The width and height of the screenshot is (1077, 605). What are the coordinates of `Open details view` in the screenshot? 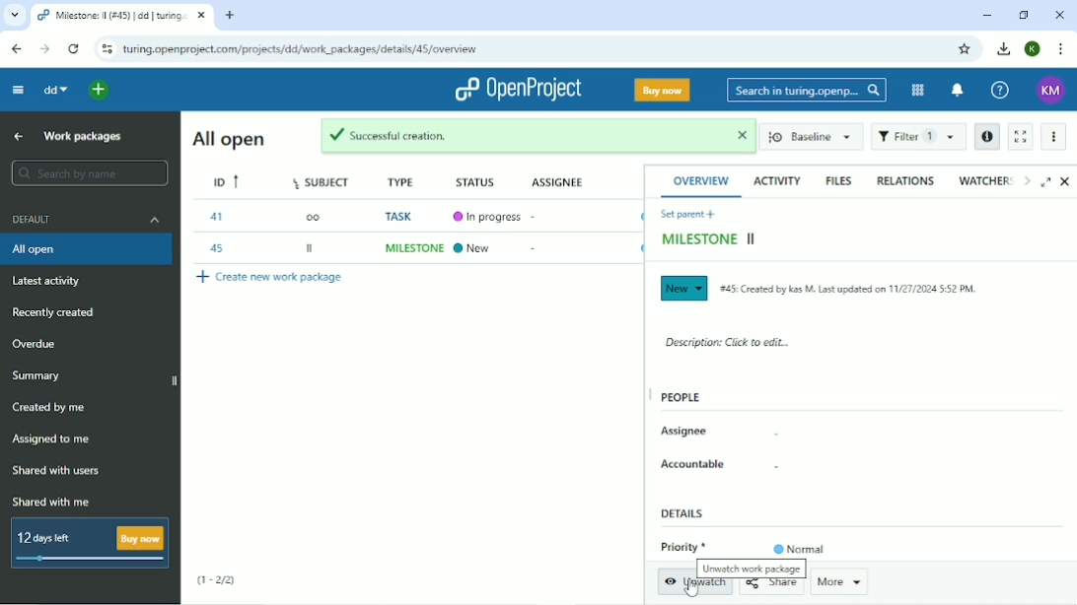 It's located at (986, 137).